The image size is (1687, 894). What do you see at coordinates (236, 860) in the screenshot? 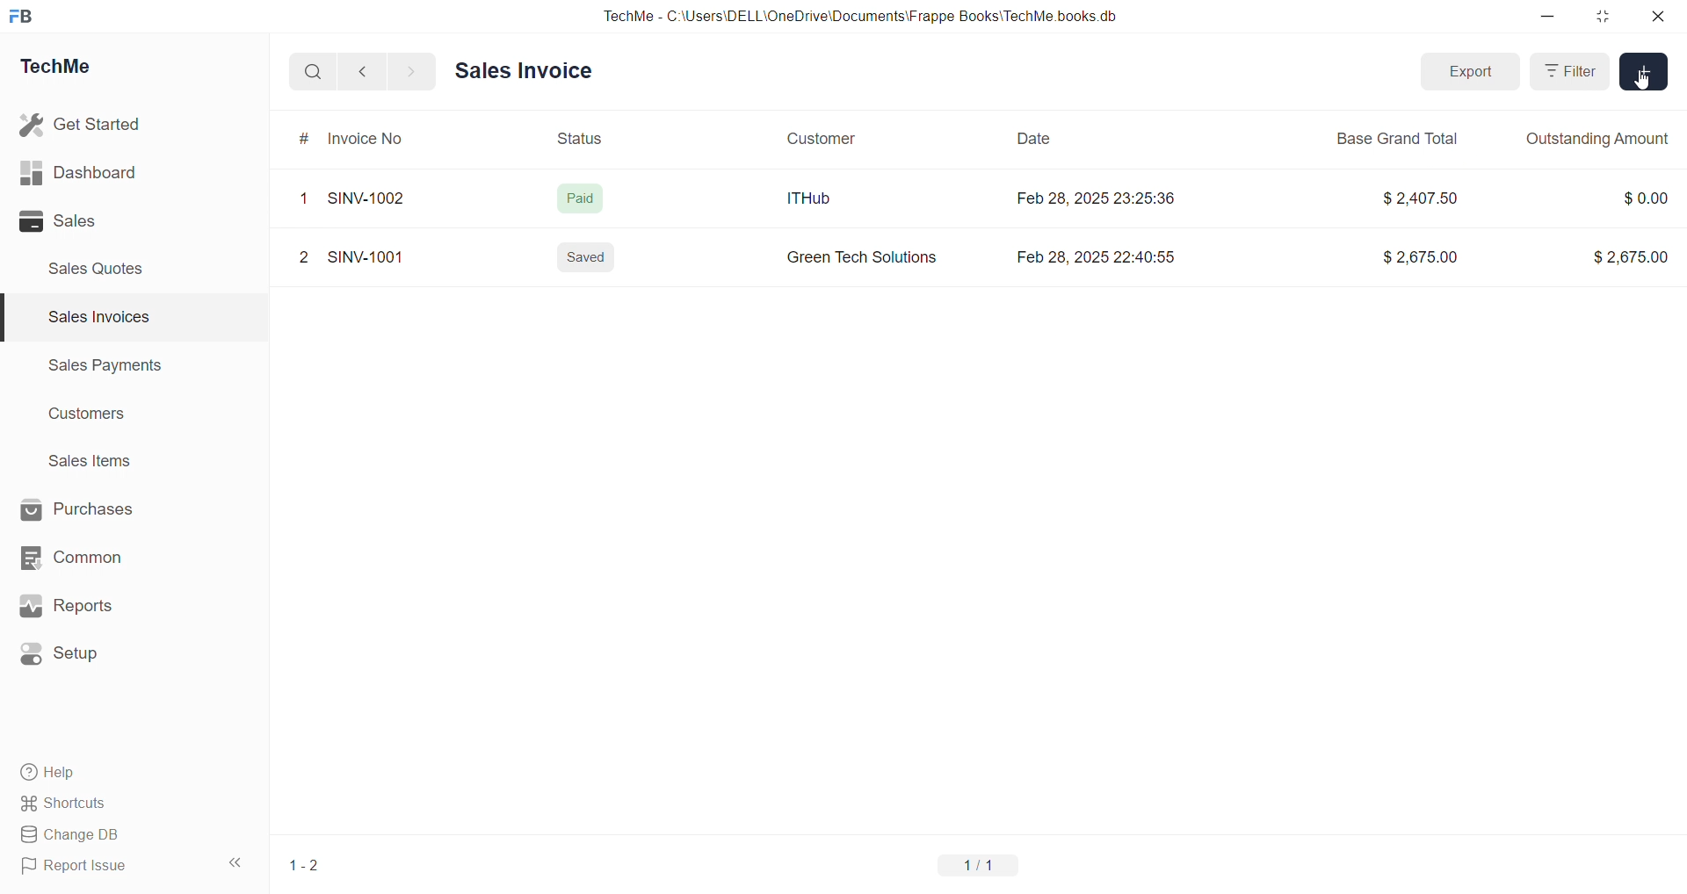
I see `«` at bounding box center [236, 860].